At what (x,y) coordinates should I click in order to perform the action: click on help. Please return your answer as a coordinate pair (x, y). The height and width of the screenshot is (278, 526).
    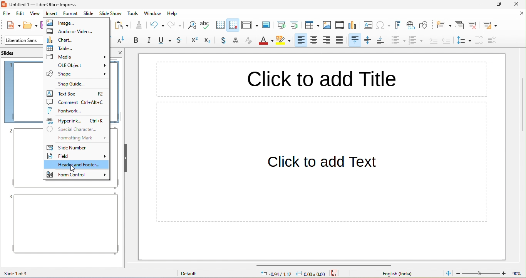
    Looking at the image, I should click on (173, 14).